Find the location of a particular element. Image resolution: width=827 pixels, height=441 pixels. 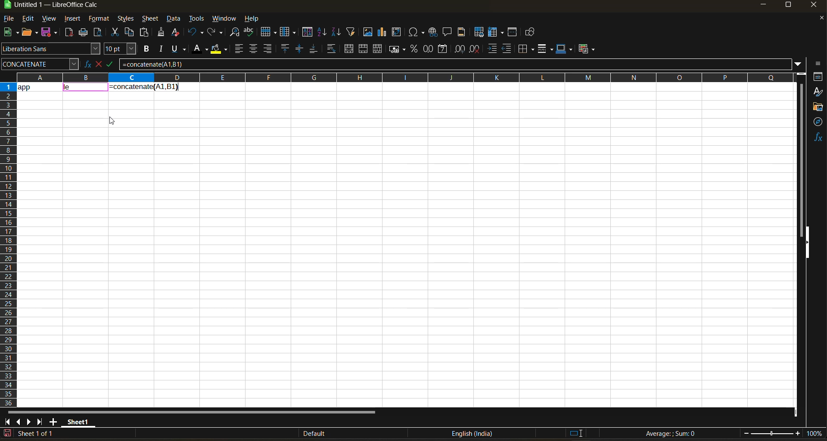

delete decimal place is located at coordinates (475, 49).